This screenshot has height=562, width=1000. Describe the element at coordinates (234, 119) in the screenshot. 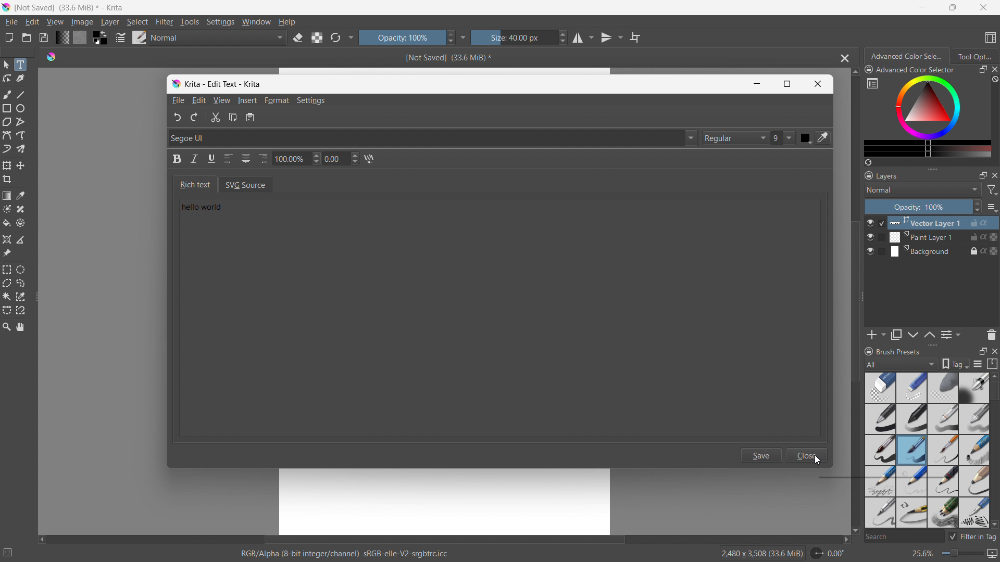

I see `Copy` at that location.